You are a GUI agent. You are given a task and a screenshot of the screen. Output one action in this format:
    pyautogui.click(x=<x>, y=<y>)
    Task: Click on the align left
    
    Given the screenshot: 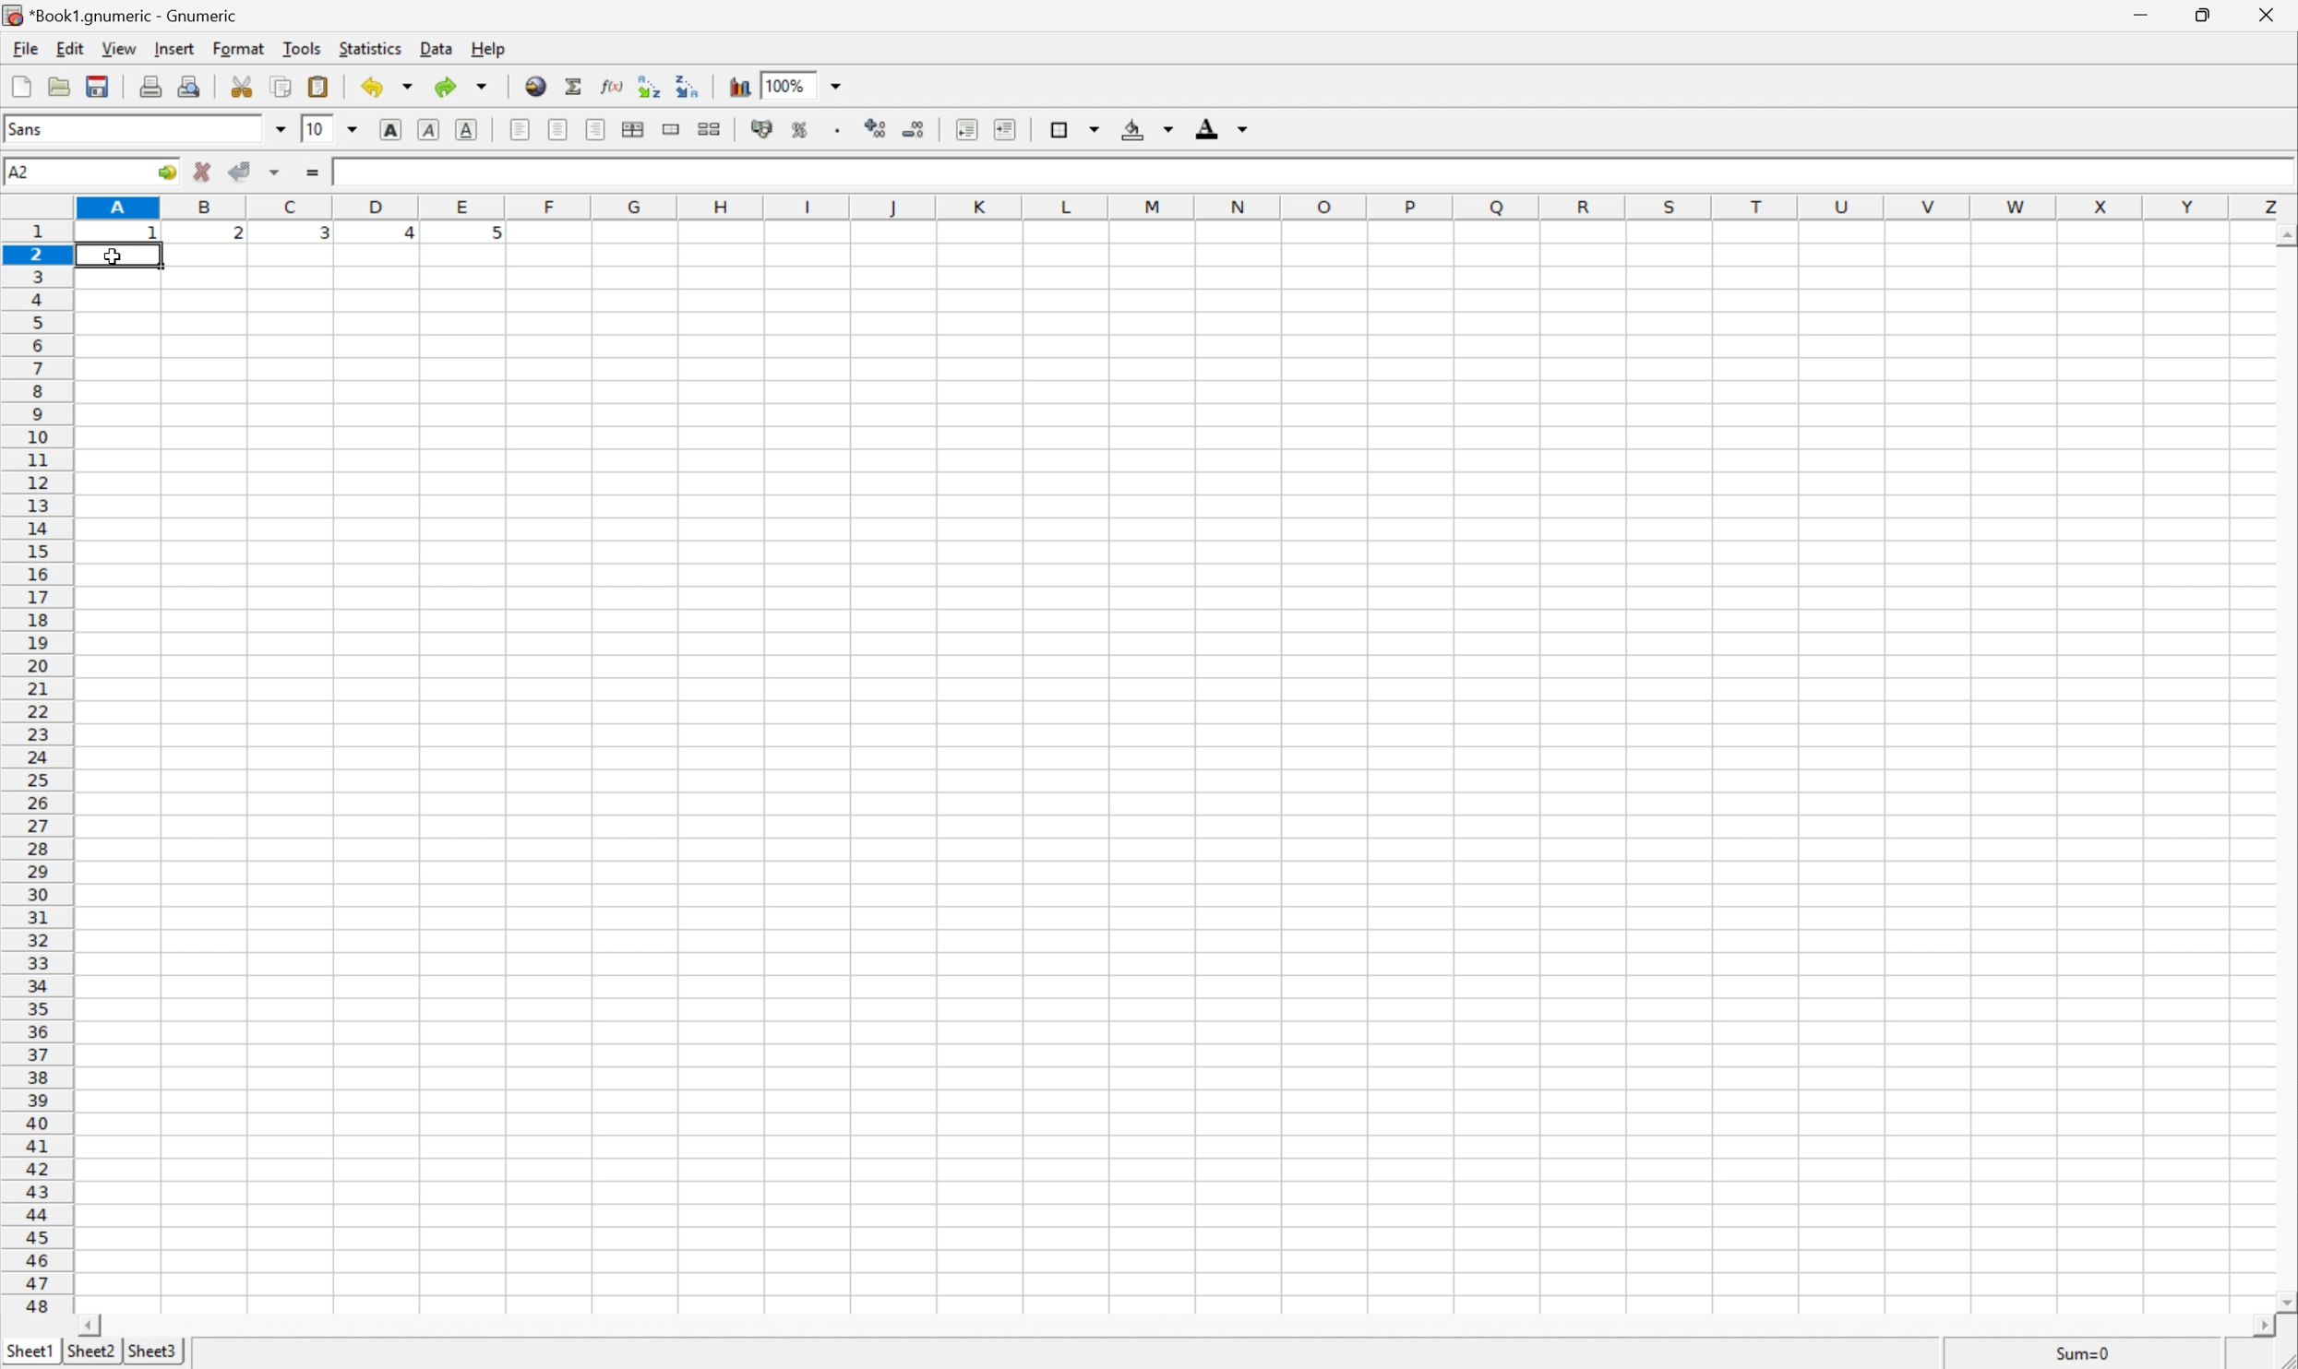 What is the action you would take?
    pyautogui.click(x=521, y=128)
    